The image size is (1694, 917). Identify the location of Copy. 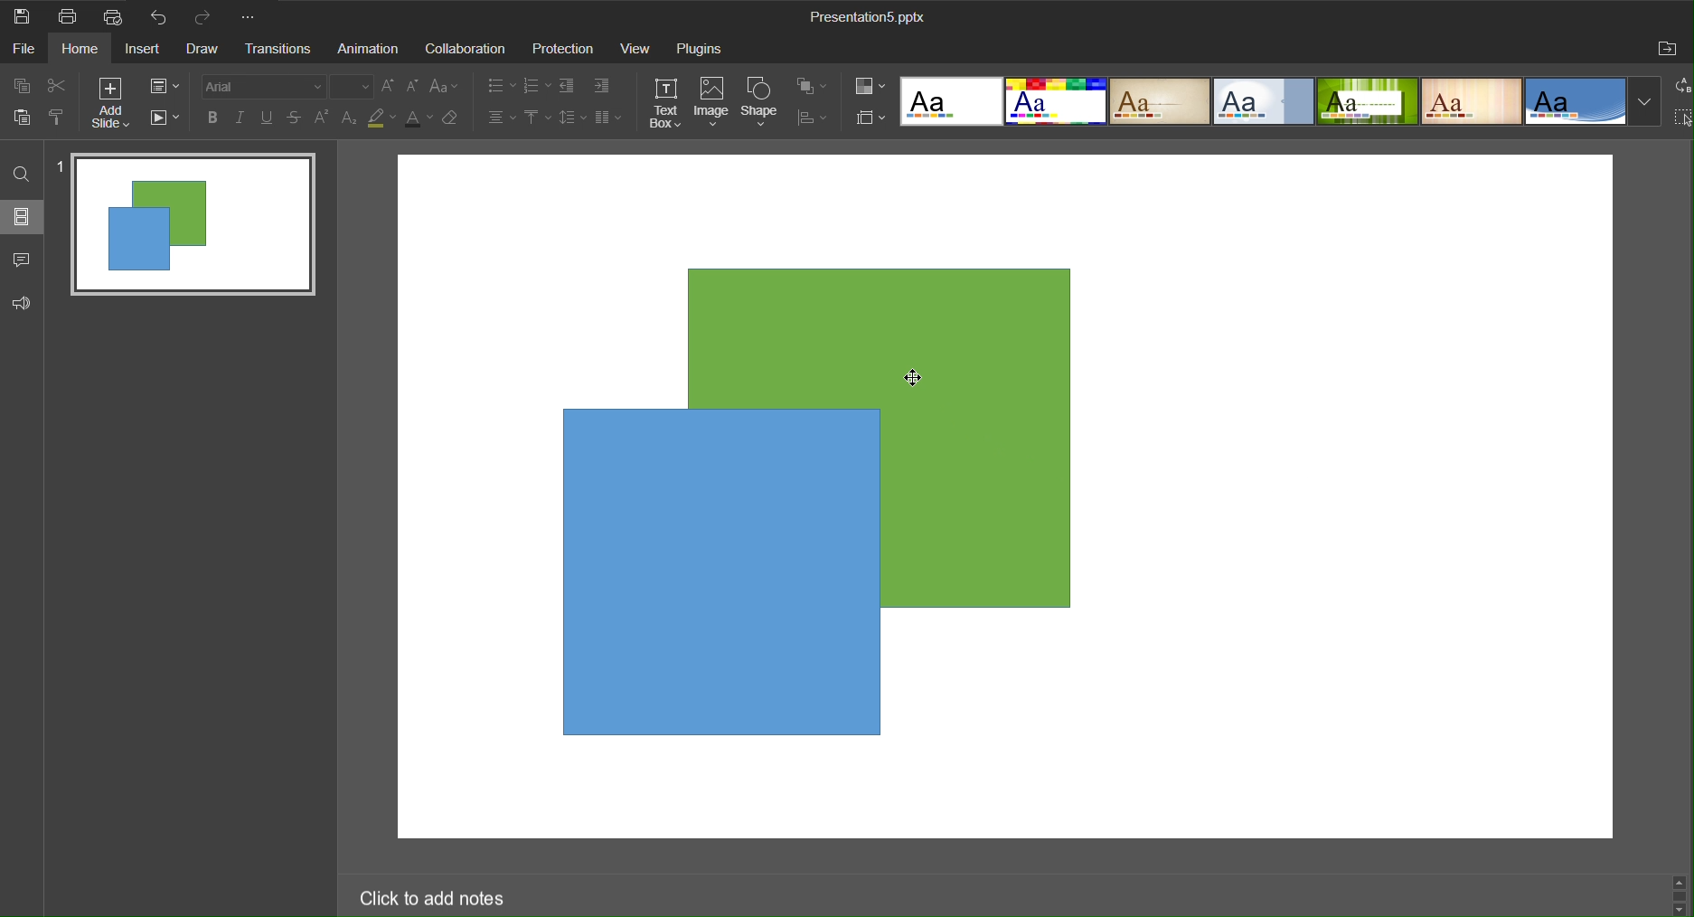
(19, 84).